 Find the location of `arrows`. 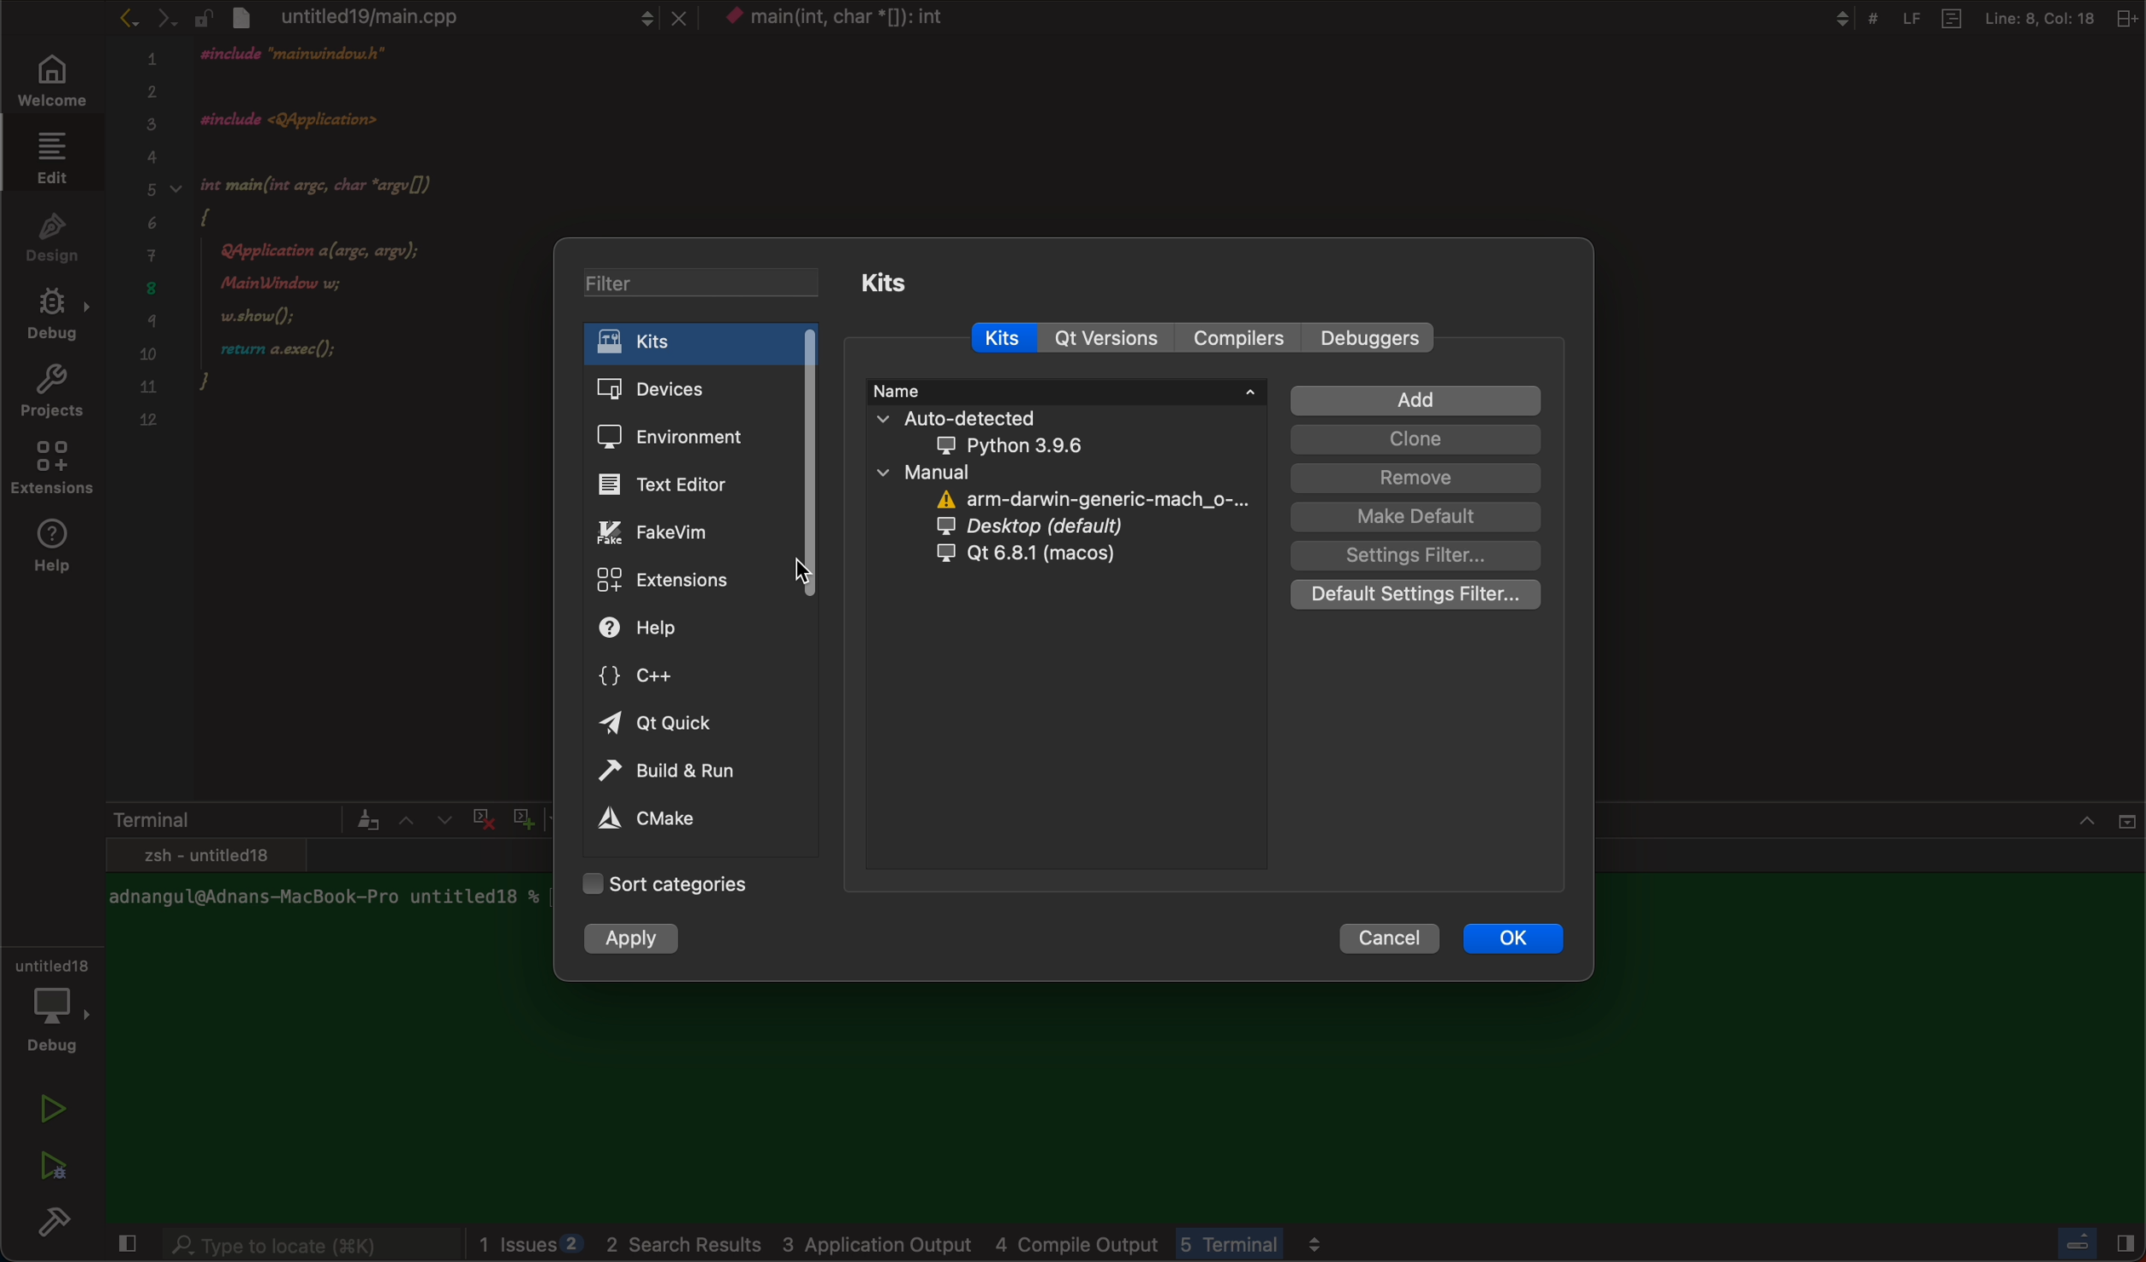

arrows is located at coordinates (146, 17).